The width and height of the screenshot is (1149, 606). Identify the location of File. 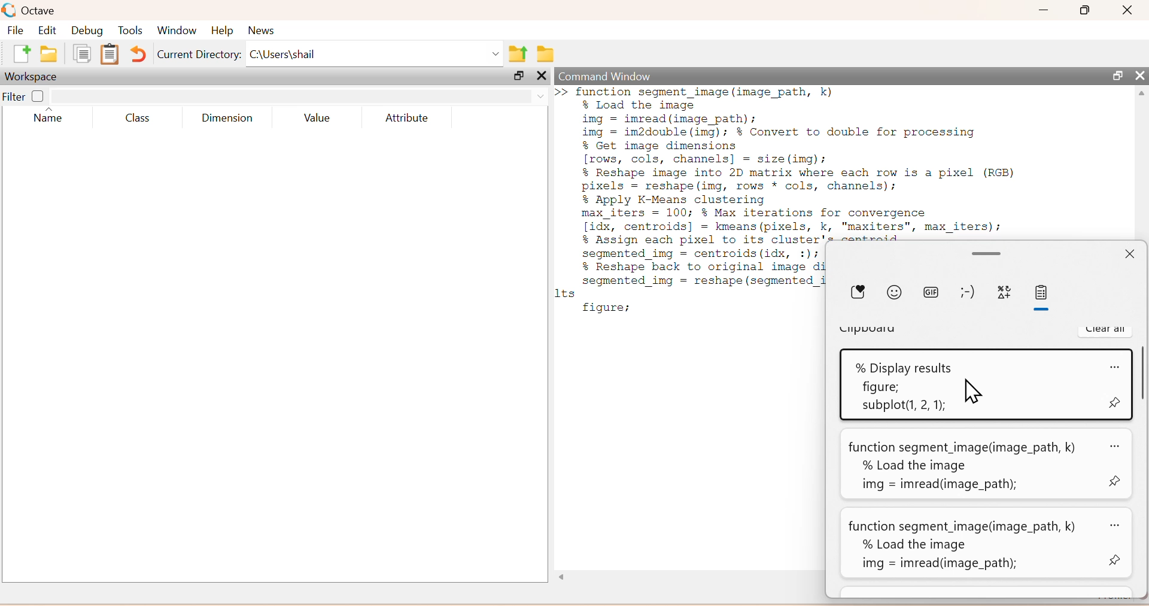
(17, 31).